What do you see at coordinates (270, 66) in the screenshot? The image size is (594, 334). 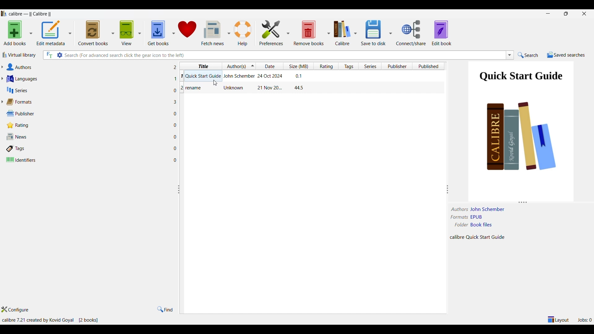 I see `Date column` at bounding box center [270, 66].